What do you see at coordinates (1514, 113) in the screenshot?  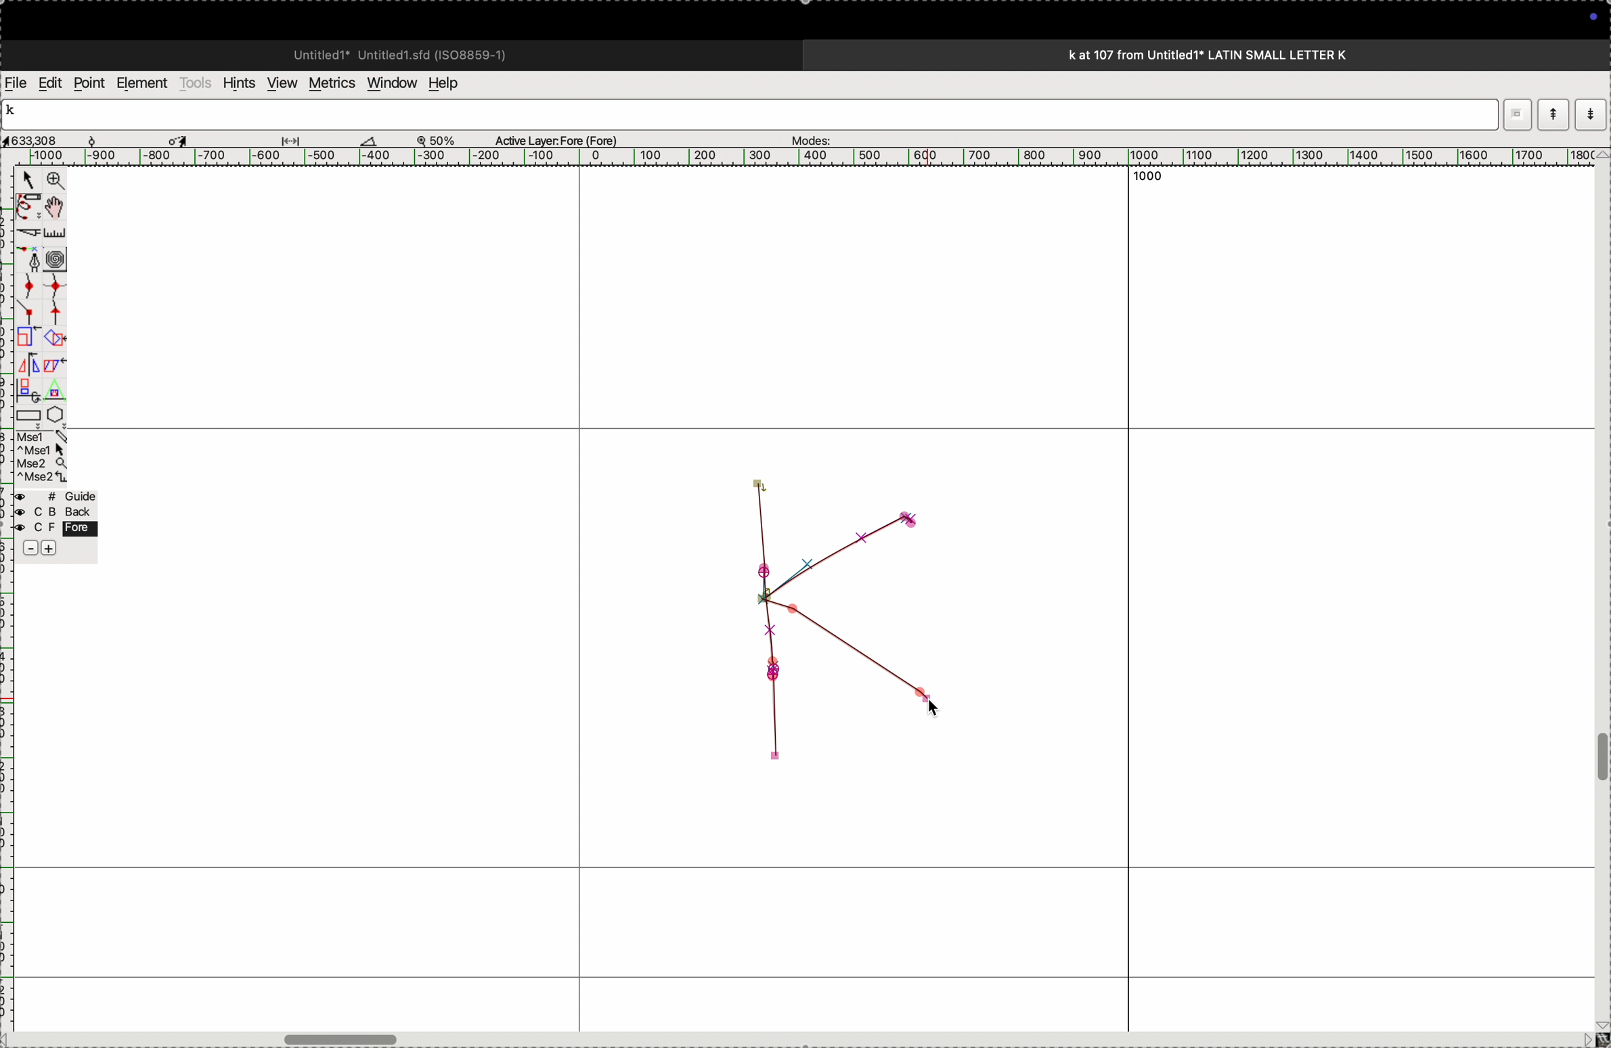 I see `restore down` at bounding box center [1514, 113].